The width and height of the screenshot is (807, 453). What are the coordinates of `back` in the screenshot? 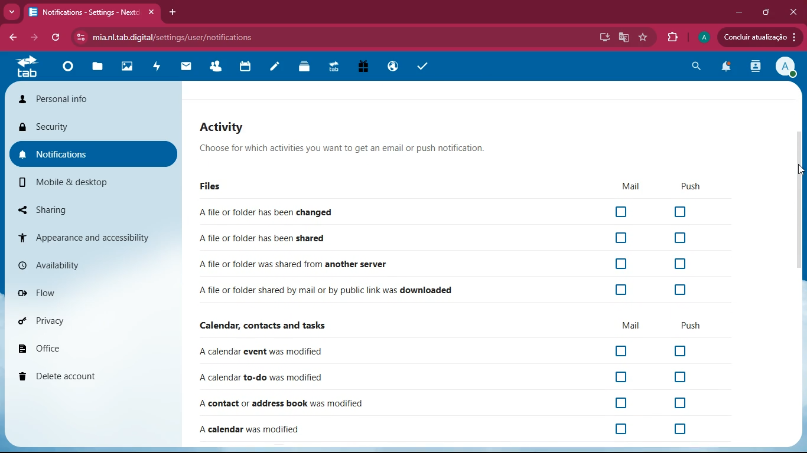 It's located at (11, 38).